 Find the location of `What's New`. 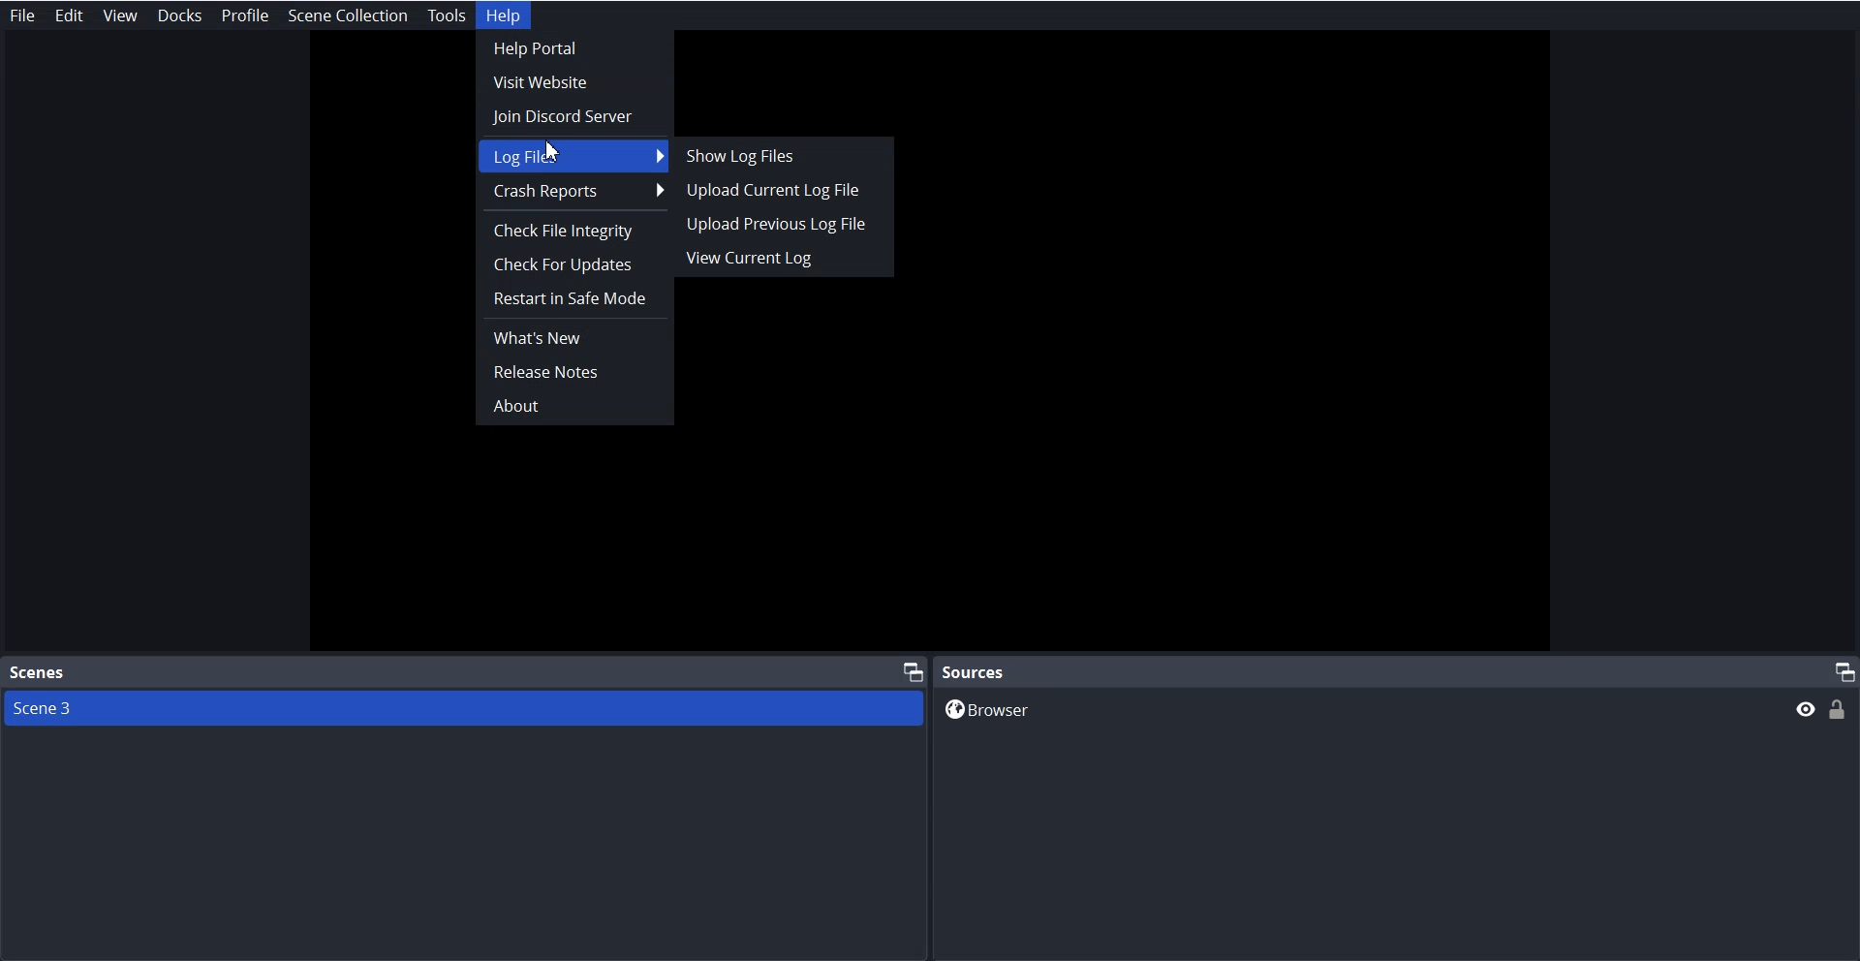

What's New is located at coordinates (573, 336).